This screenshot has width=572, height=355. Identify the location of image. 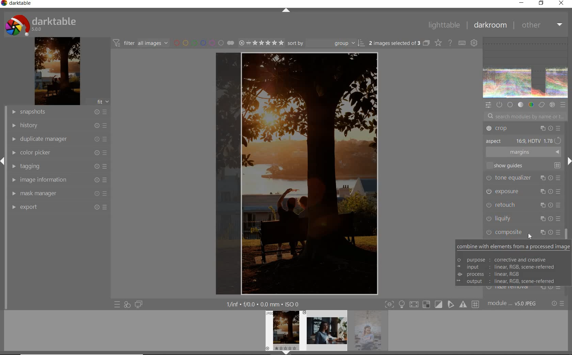
(57, 72).